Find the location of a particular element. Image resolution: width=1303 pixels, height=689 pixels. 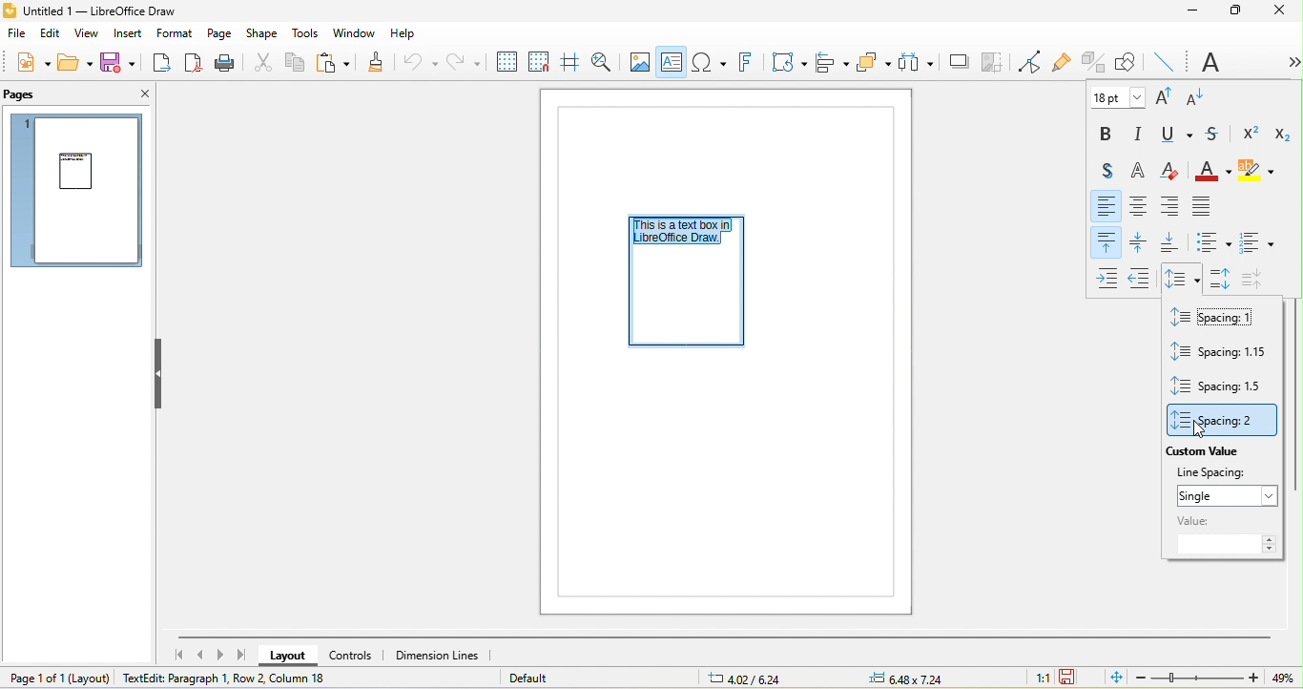

title is located at coordinates (102, 11).